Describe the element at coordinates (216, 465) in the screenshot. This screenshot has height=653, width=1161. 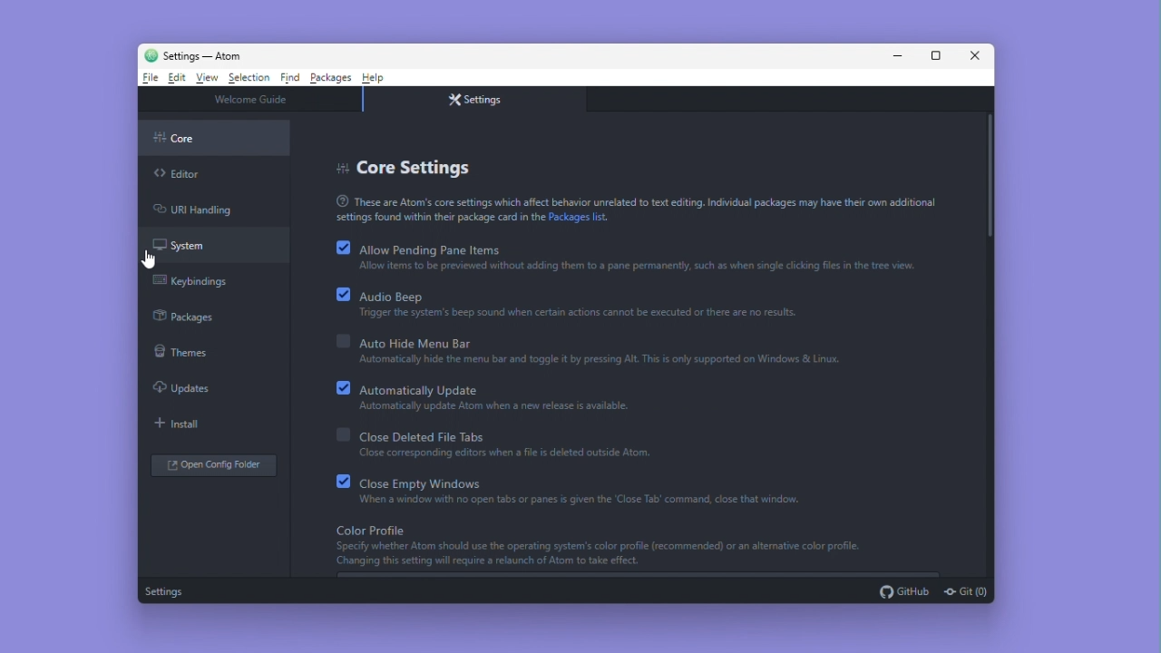
I see `Open config folder` at that location.